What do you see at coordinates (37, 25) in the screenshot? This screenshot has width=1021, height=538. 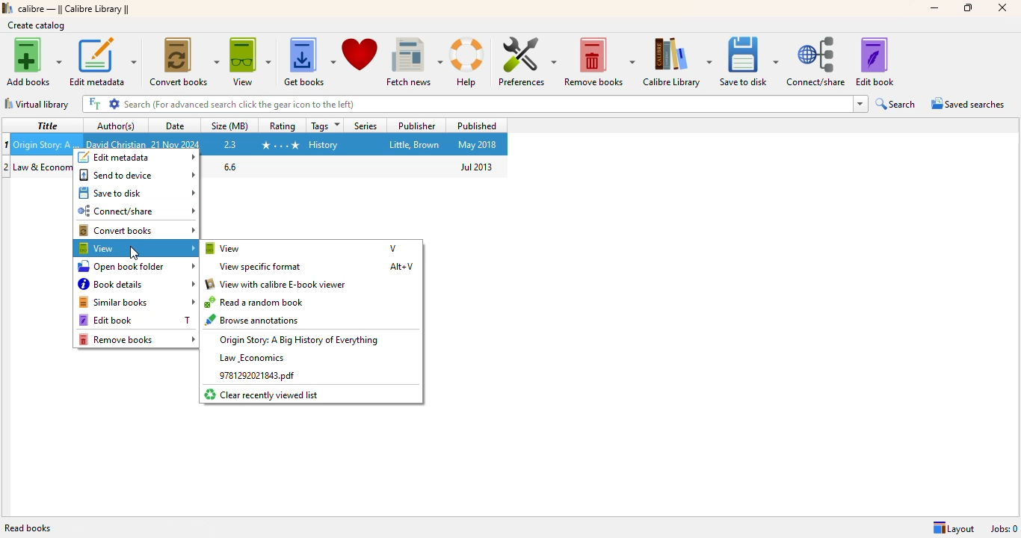 I see `create catalog` at bounding box center [37, 25].